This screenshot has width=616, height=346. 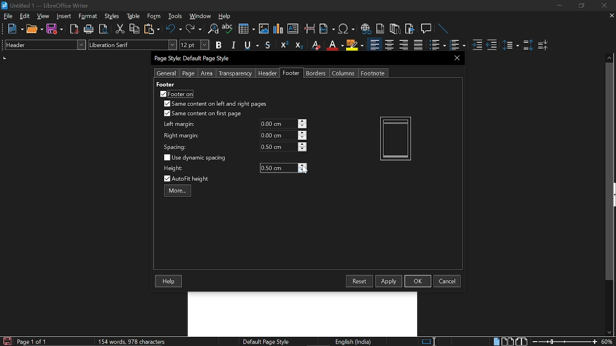 I want to click on Word count, so click(x=142, y=341).